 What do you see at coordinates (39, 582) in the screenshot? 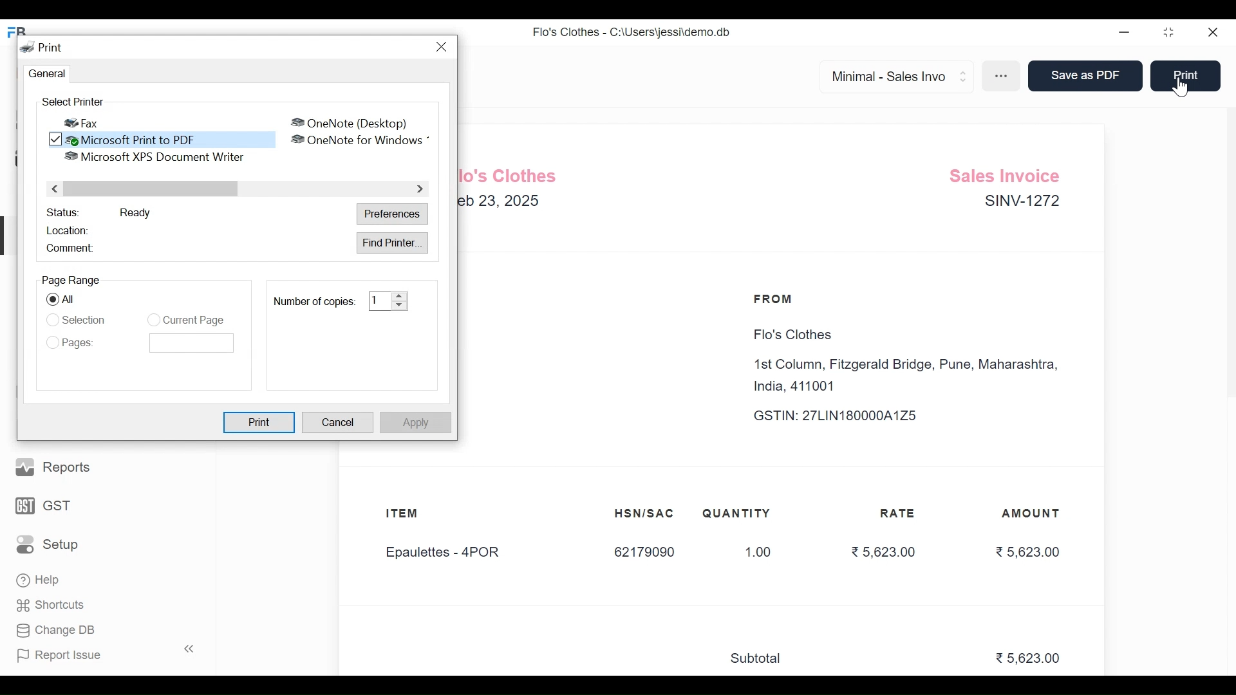
I see `Help` at bounding box center [39, 582].